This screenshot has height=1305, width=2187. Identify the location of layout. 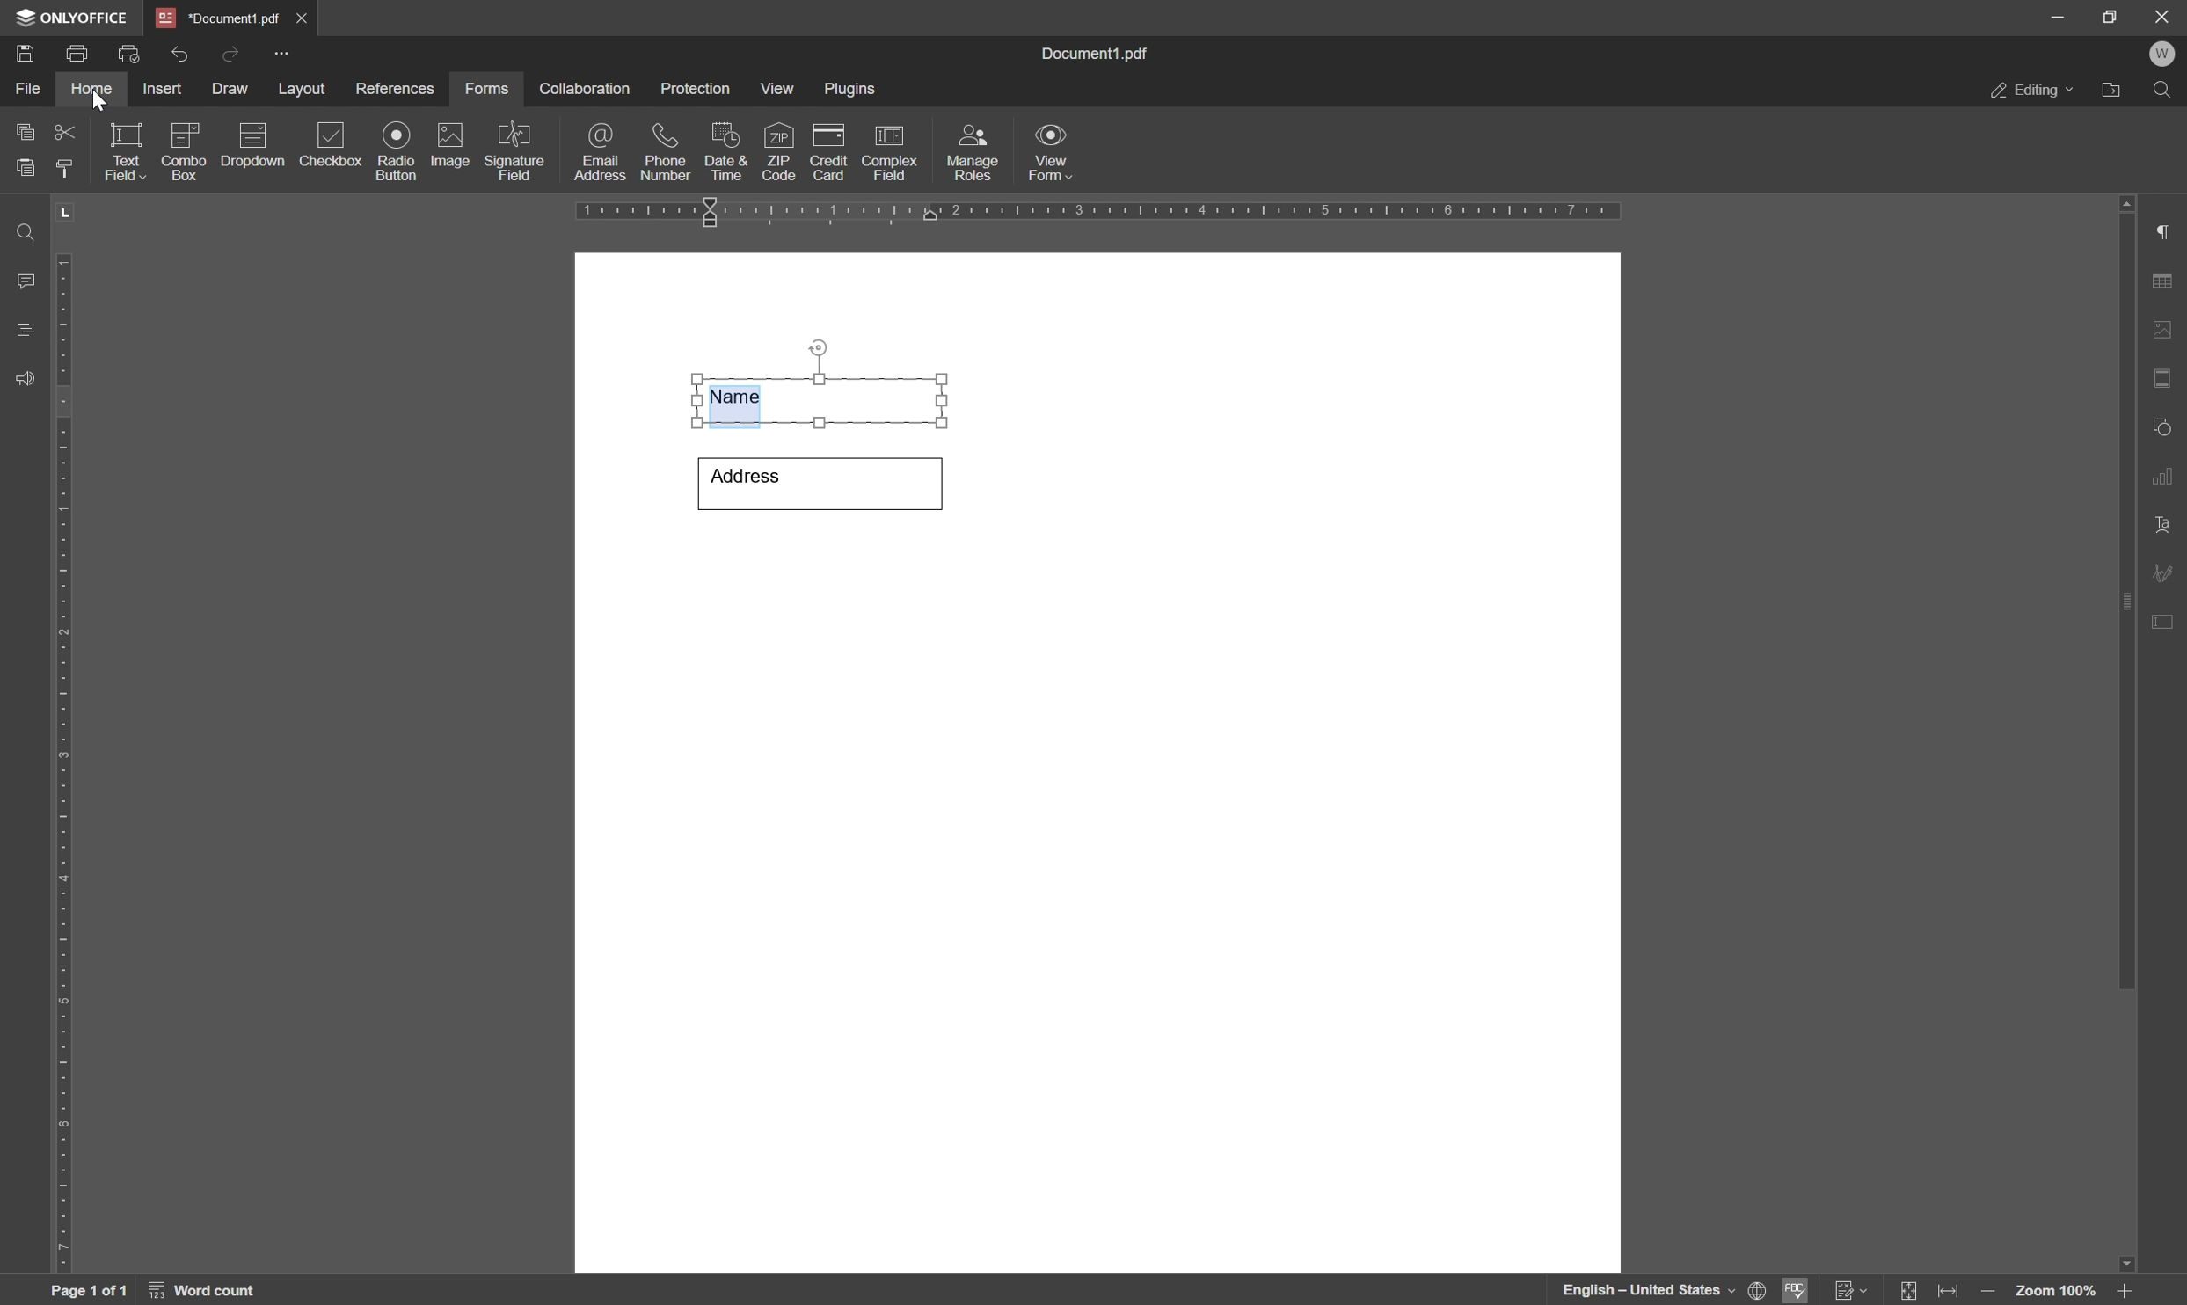
(301, 90).